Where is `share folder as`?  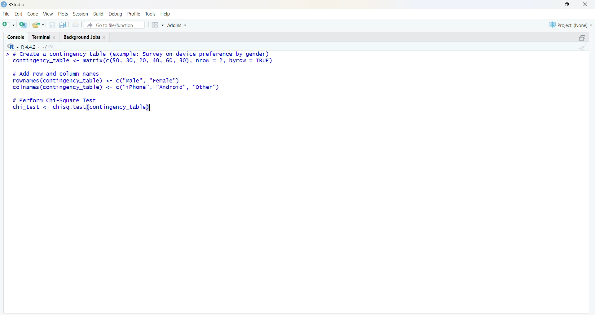
share folder as is located at coordinates (38, 24).